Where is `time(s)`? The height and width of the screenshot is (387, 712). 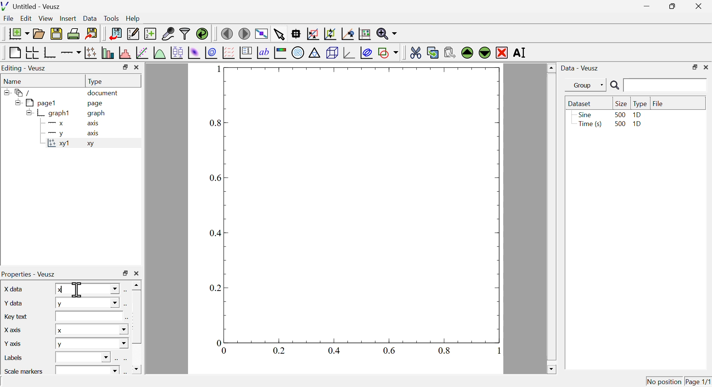 time(s) is located at coordinates (589, 125).